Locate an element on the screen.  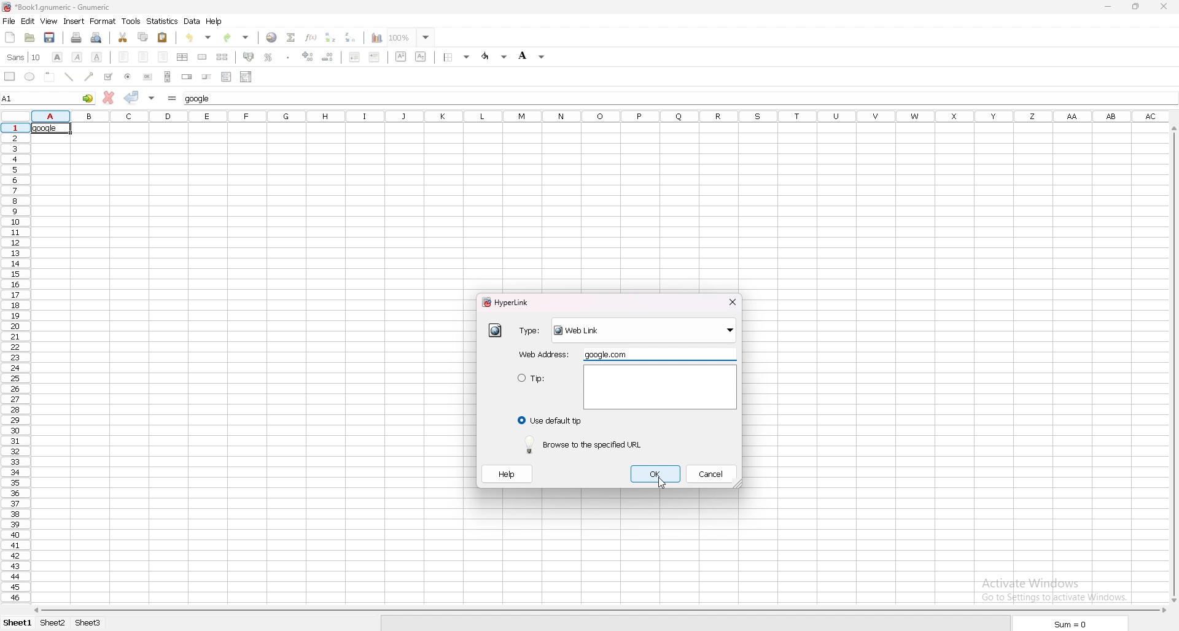
selected cell is located at coordinates (48, 96).